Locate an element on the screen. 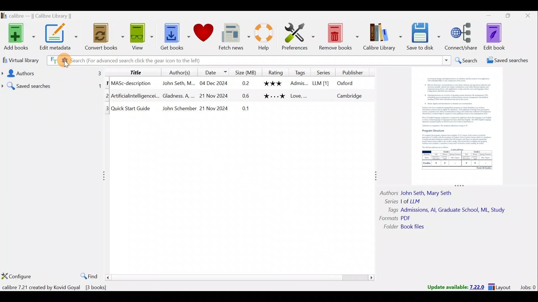 Image resolution: width=538 pixels, height=302 pixels. Convert books is located at coordinates (105, 38).